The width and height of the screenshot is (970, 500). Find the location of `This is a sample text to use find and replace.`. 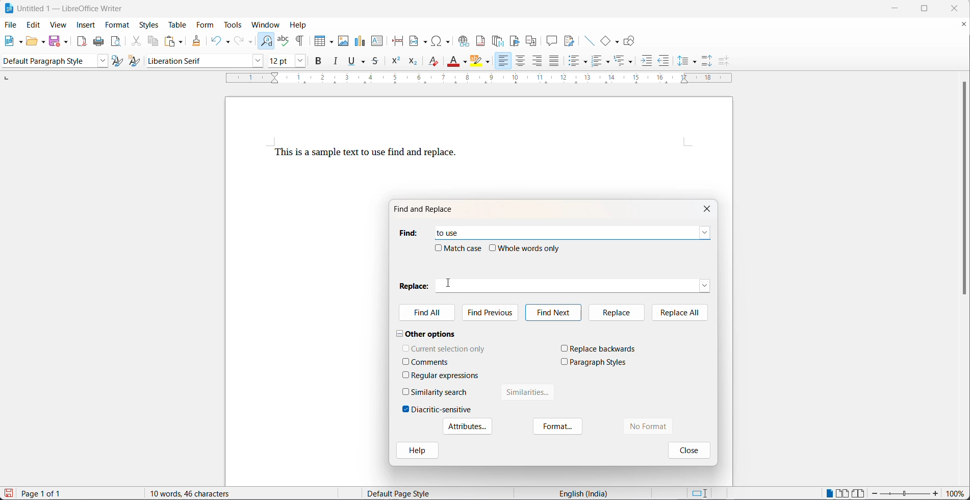

This is a sample text to use find and replace. is located at coordinates (366, 154).